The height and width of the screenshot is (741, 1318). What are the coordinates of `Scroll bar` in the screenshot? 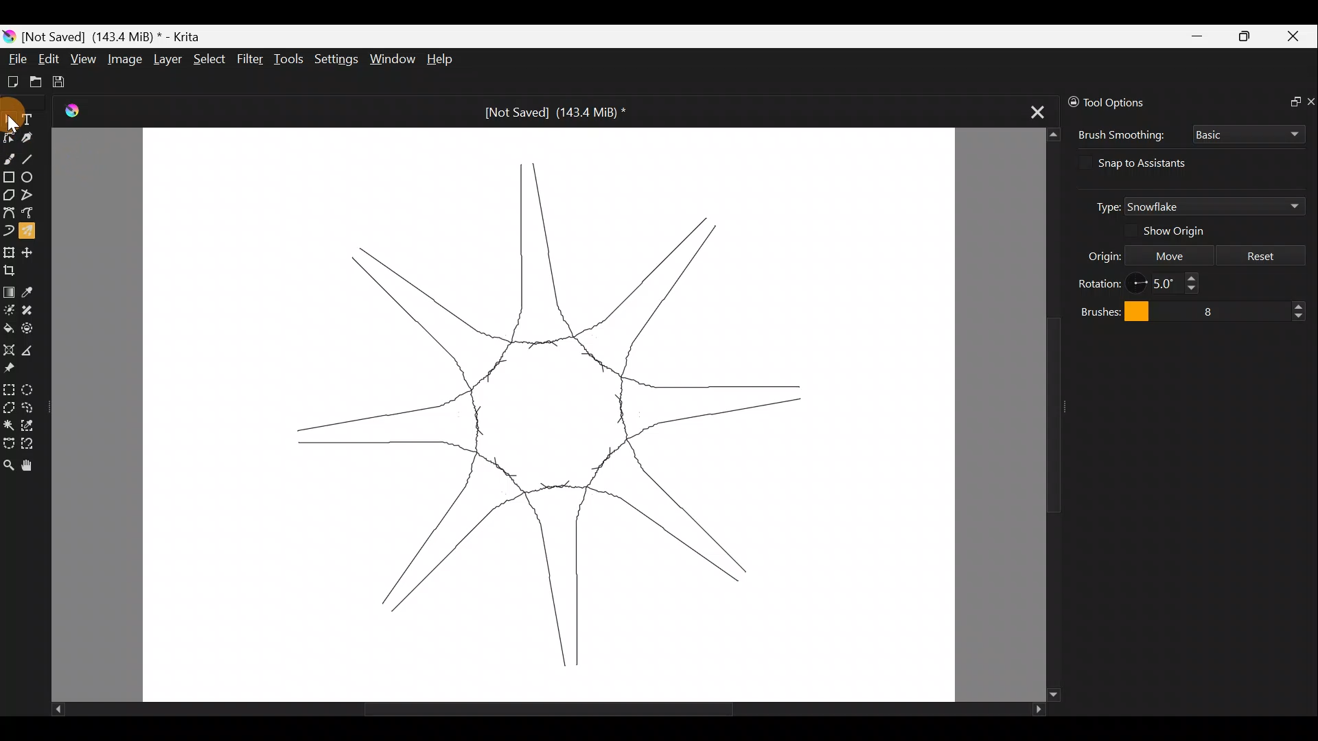 It's located at (1041, 415).